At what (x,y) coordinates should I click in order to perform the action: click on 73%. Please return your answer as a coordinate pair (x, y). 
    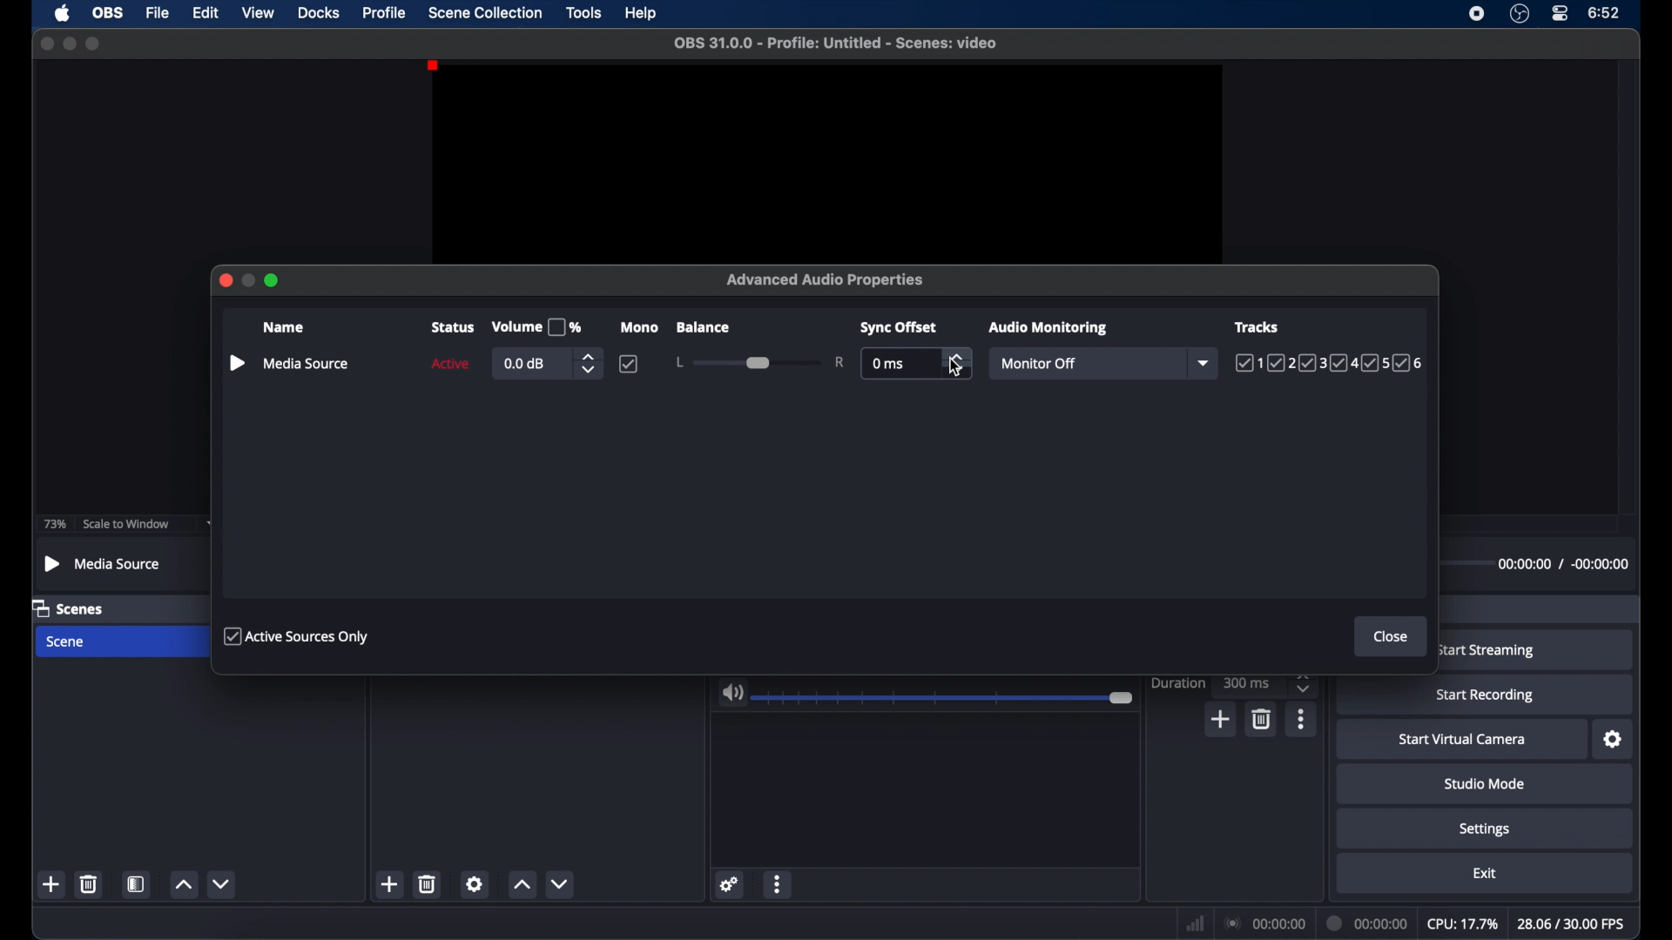
    Looking at the image, I should click on (56, 523).